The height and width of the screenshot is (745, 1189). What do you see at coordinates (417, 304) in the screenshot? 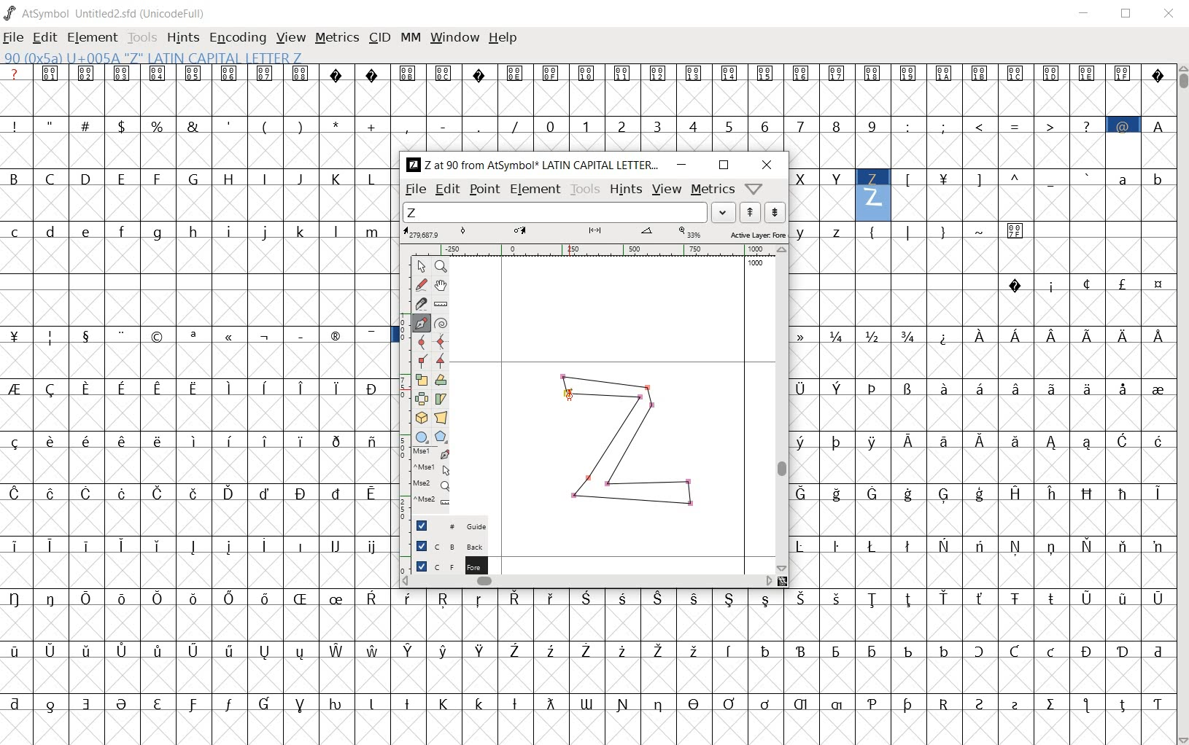
I see `cut splines in two` at bounding box center [417, 304].